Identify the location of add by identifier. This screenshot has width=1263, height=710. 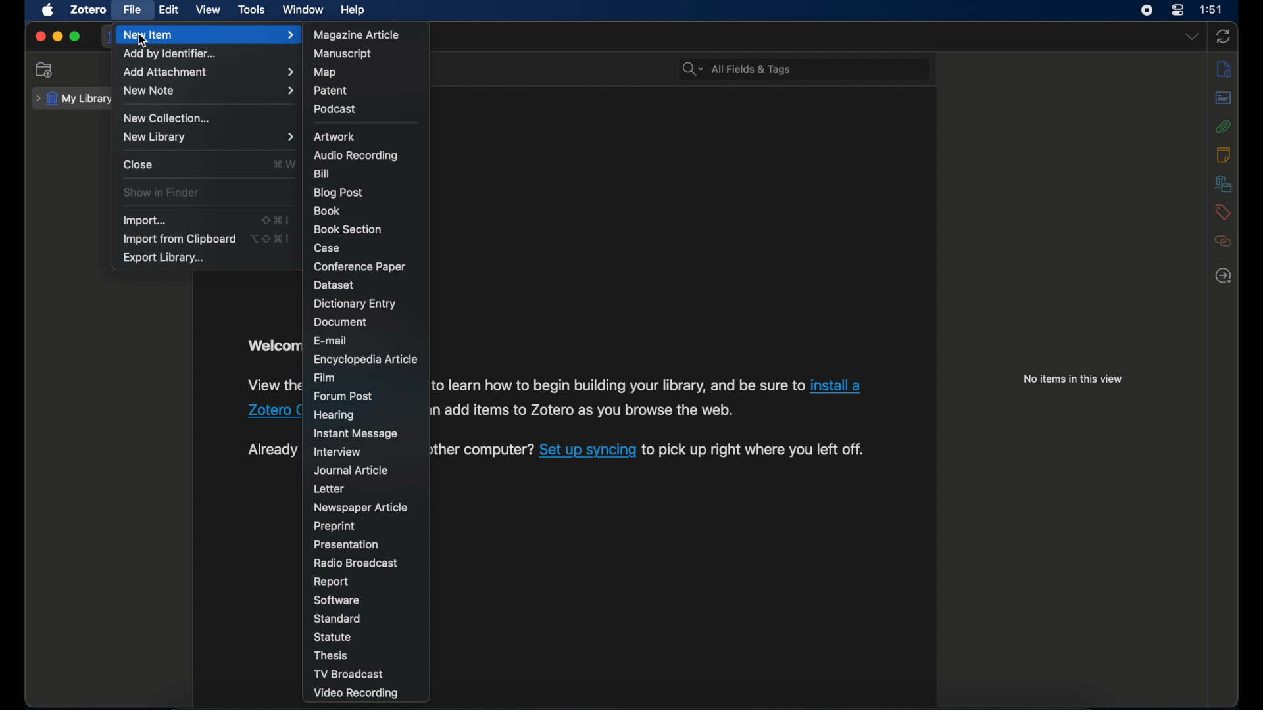
(171, 54).